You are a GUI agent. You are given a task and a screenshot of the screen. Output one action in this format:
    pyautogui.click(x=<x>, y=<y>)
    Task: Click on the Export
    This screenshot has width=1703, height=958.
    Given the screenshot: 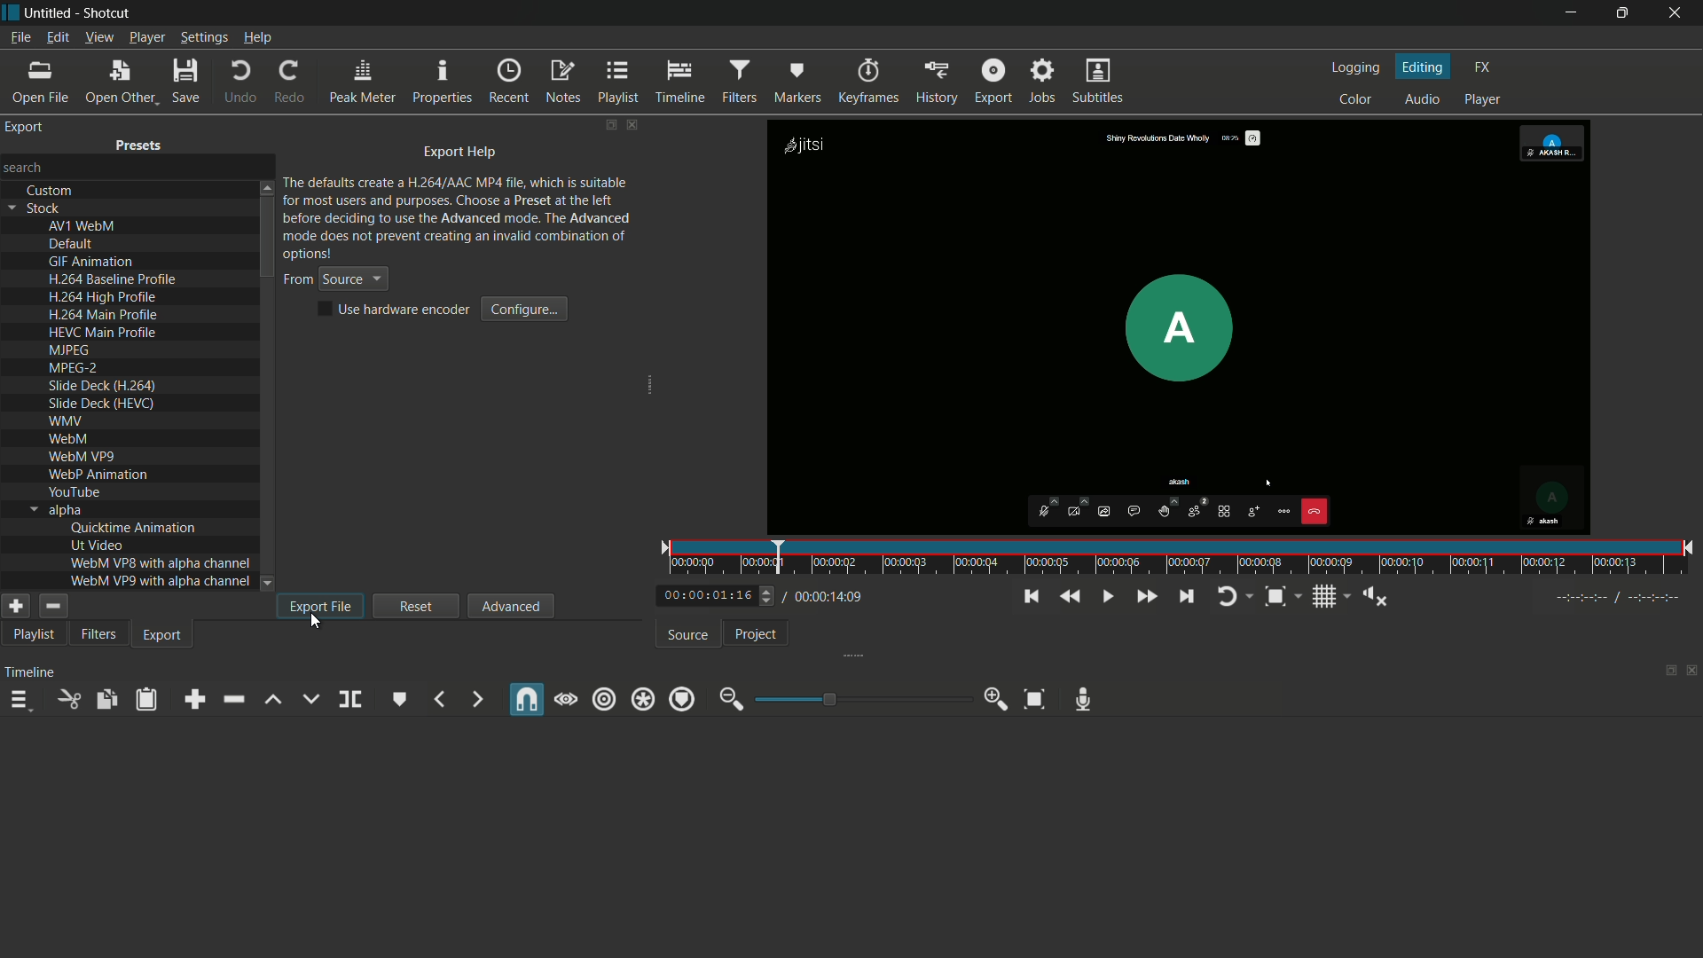 What is the action you would take?
    pyautogui.click(x=993, y=80)
    